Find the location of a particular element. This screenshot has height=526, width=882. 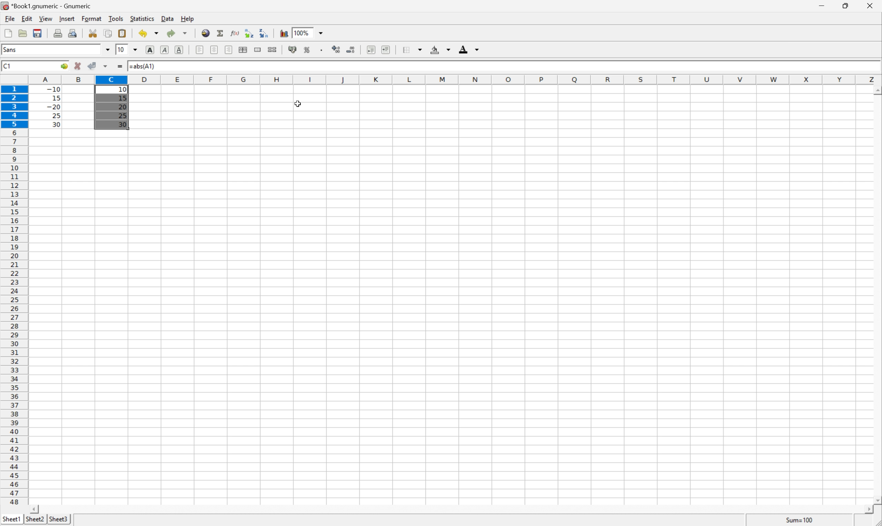

15 is located at coordinates (54, 97).